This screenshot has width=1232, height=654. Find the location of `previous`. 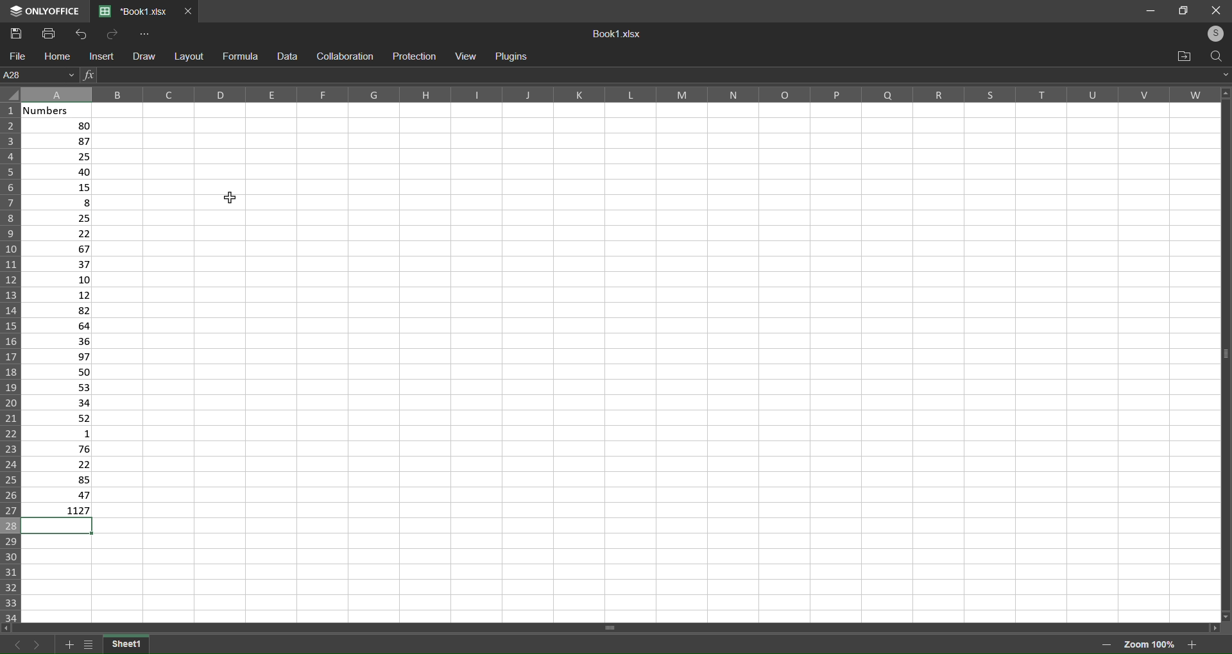

previous is located at coordinates (12, 642).